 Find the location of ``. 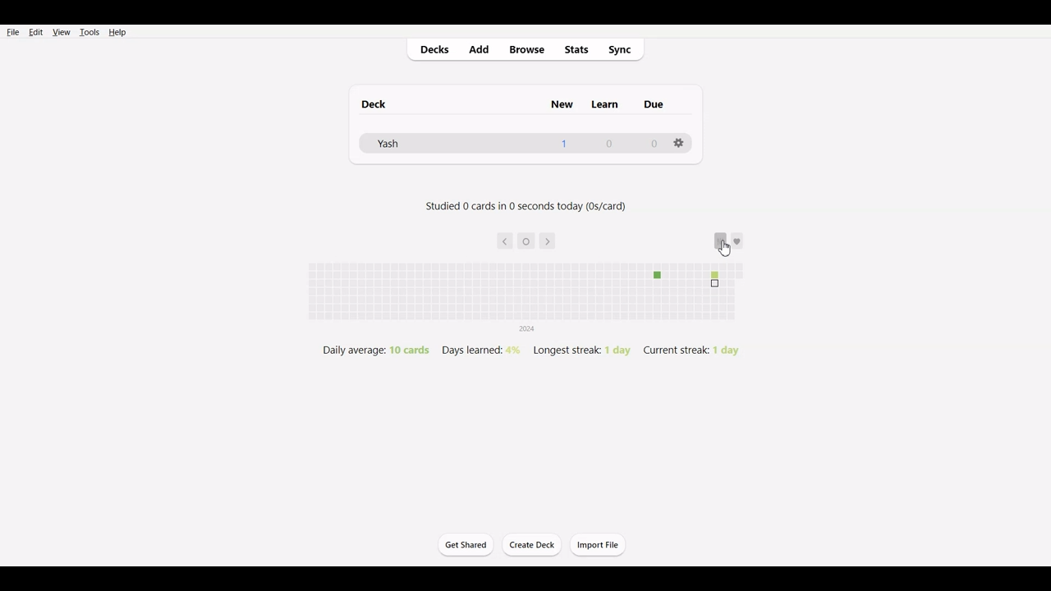

 is located at coordinates (609, 96).